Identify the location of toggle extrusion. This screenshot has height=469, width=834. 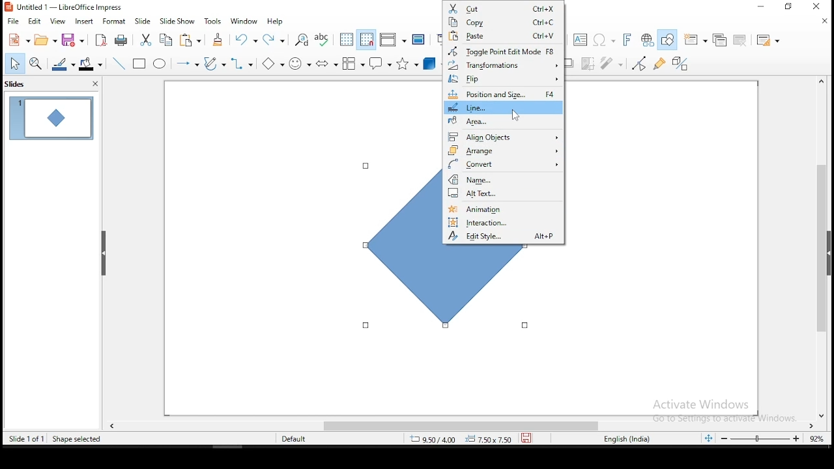
(681, 64).